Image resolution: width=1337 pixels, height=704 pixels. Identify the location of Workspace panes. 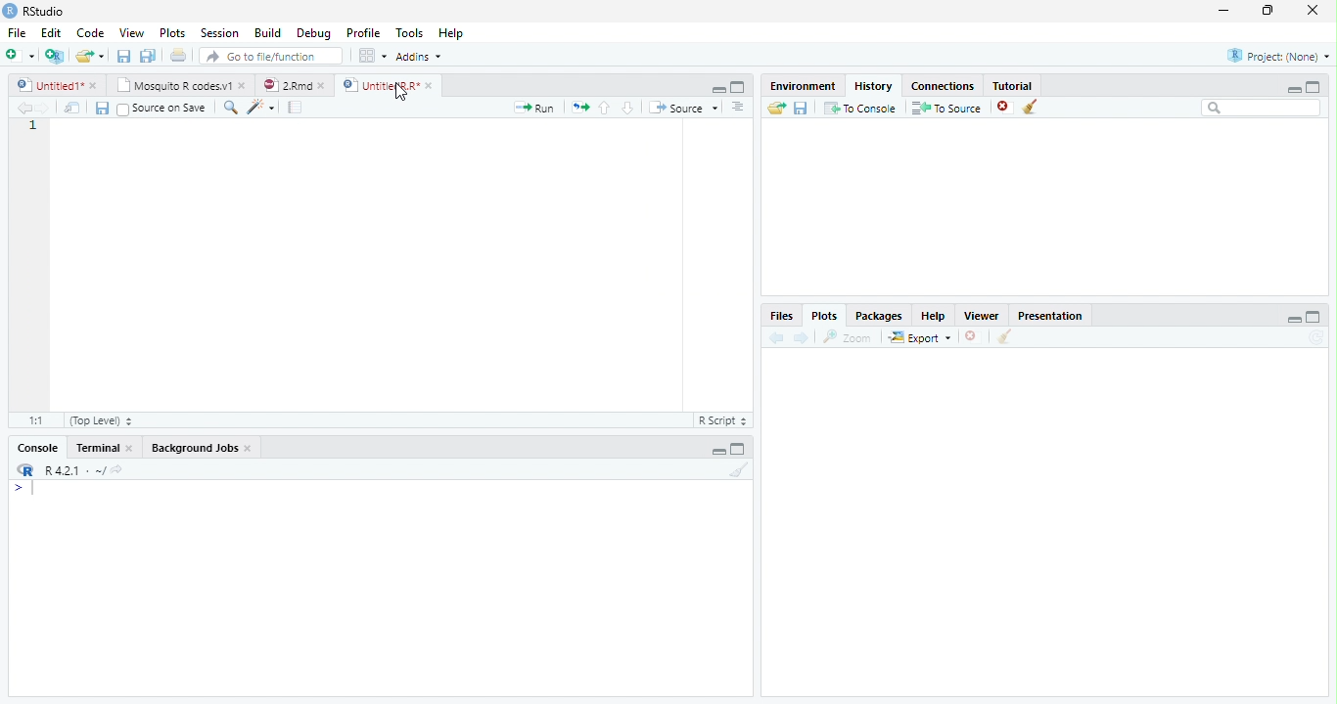
(370, 55).